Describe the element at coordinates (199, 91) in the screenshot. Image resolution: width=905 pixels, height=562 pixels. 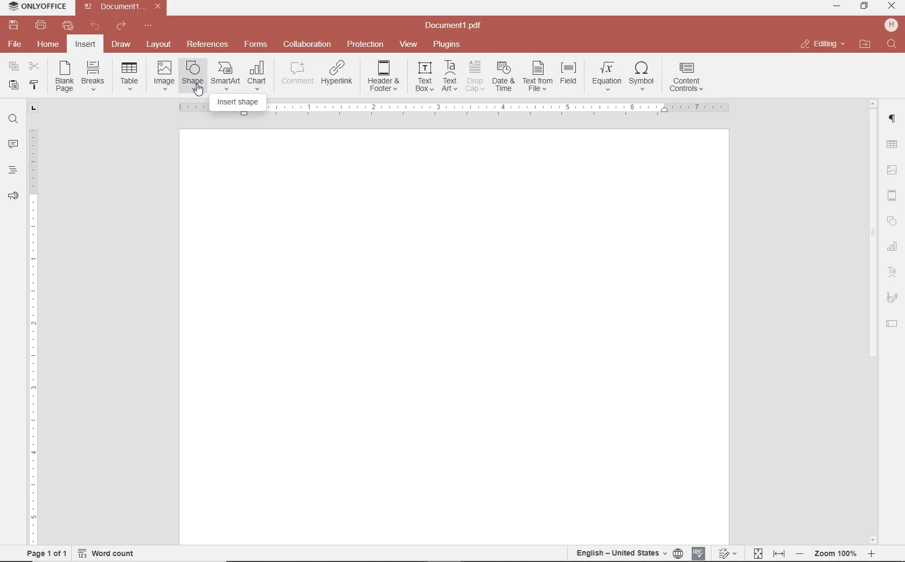
I see `cursor` at that location.